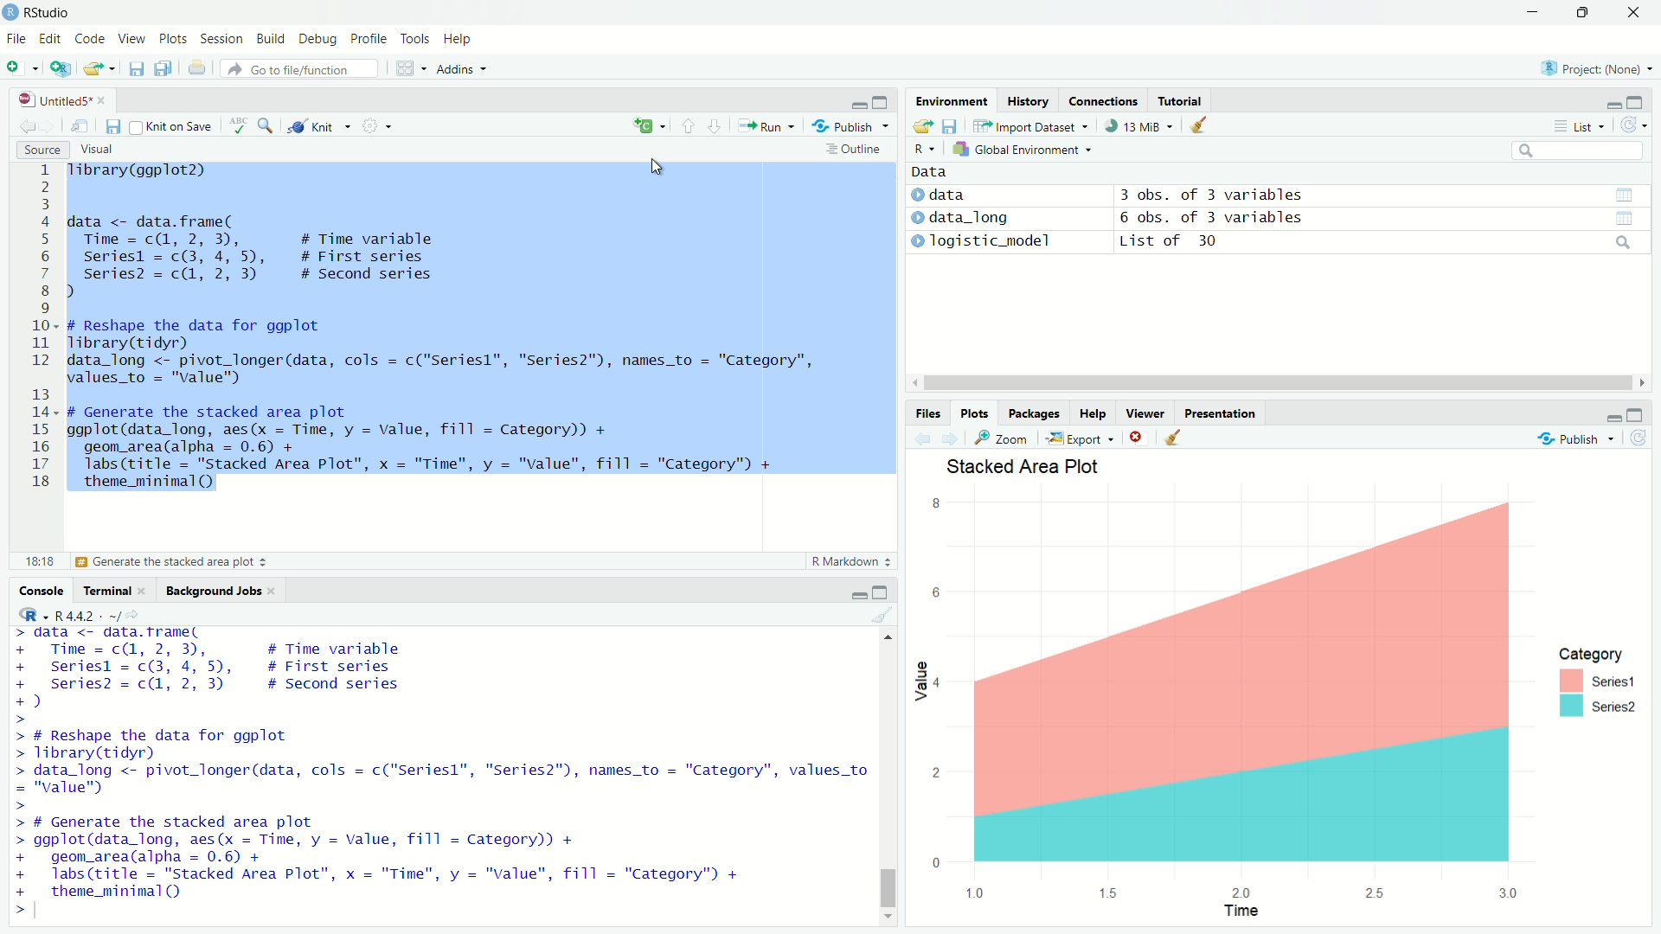 The height and width of the screenshot is (934, 1661). Describe the element at coordinates (689, 131) in the screenshot. I see `upward` at that location.